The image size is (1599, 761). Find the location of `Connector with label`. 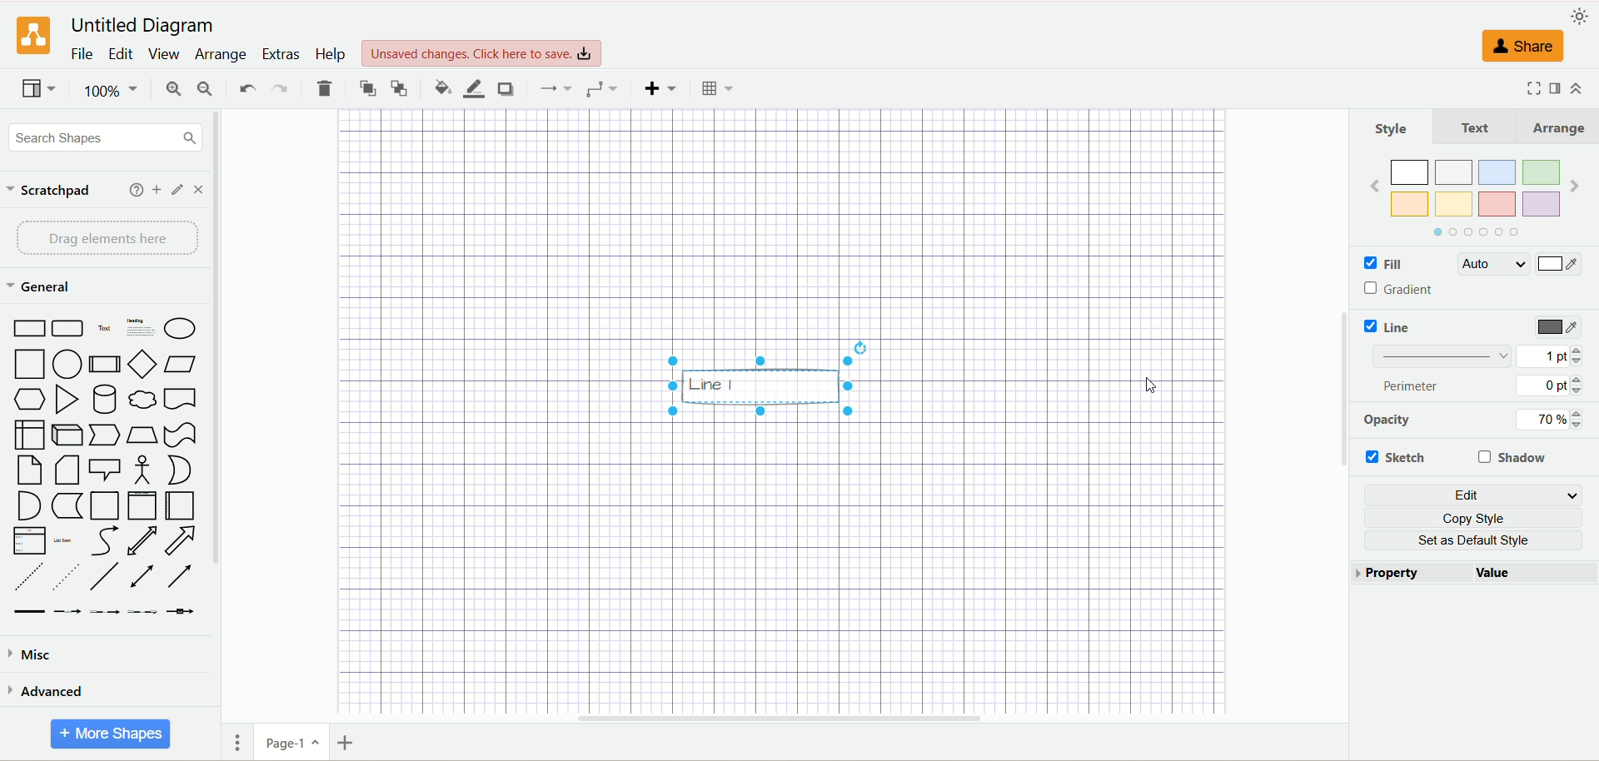

Connector with label is located at coordinates (67, 613).